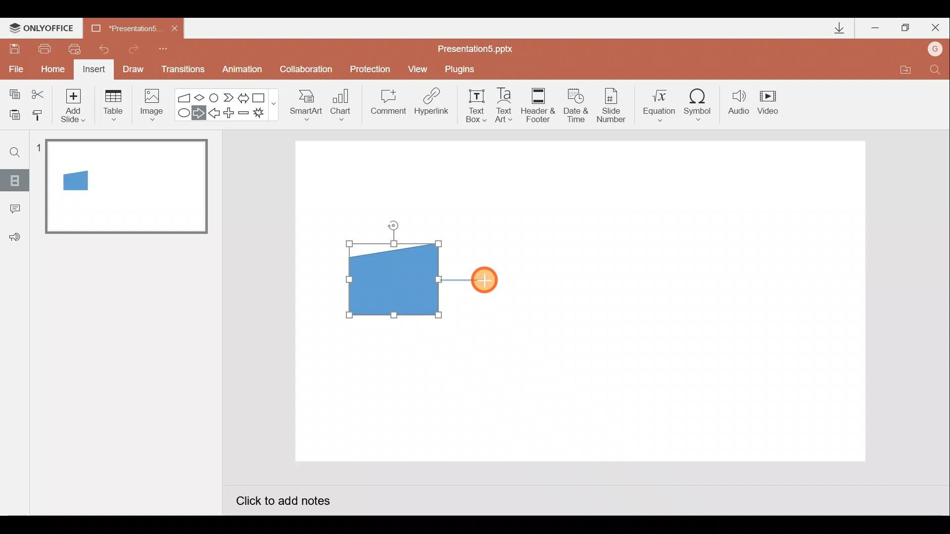 This screenshot has width=950, height=534. Describe the element at coordinates (15, 152) in the screenshot. I see `Find` at that location.